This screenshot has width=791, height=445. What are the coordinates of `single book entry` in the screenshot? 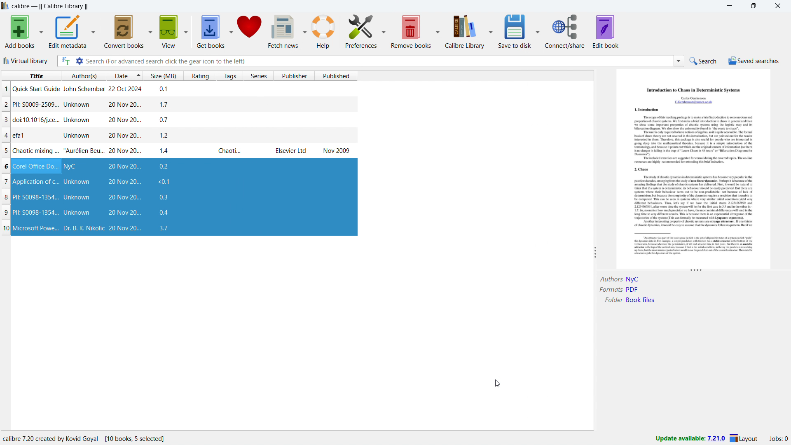 It's located at (177, 120).